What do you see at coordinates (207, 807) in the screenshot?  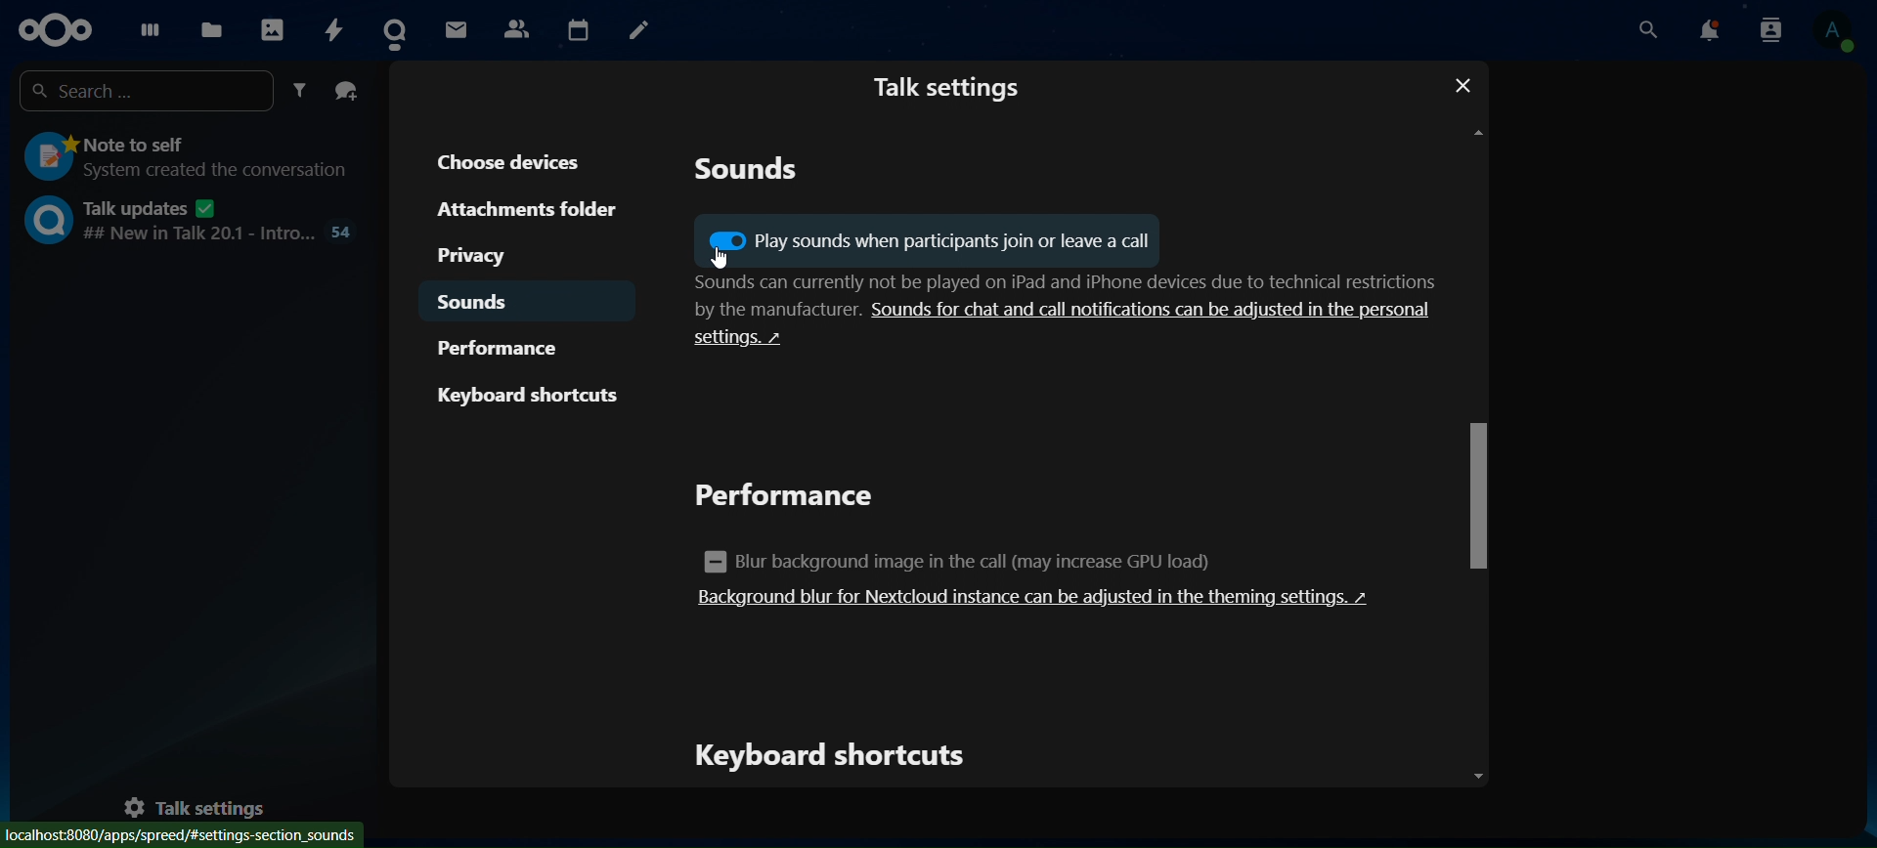 I see `talk settings` at bounding box center [207, 807].